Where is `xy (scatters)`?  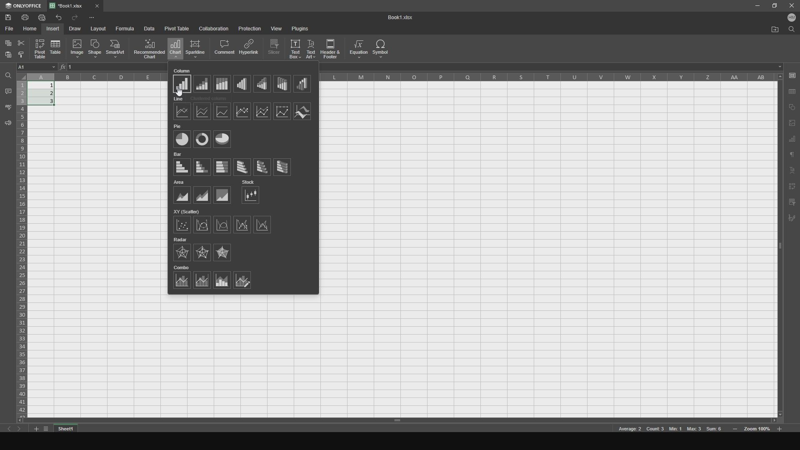
xy (scatters) is located at coordinates (227, 221).